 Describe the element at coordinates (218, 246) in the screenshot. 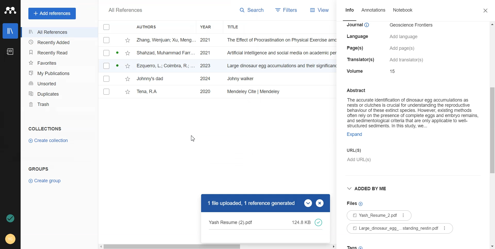

I see `Horizontal scroll bar` at that location.